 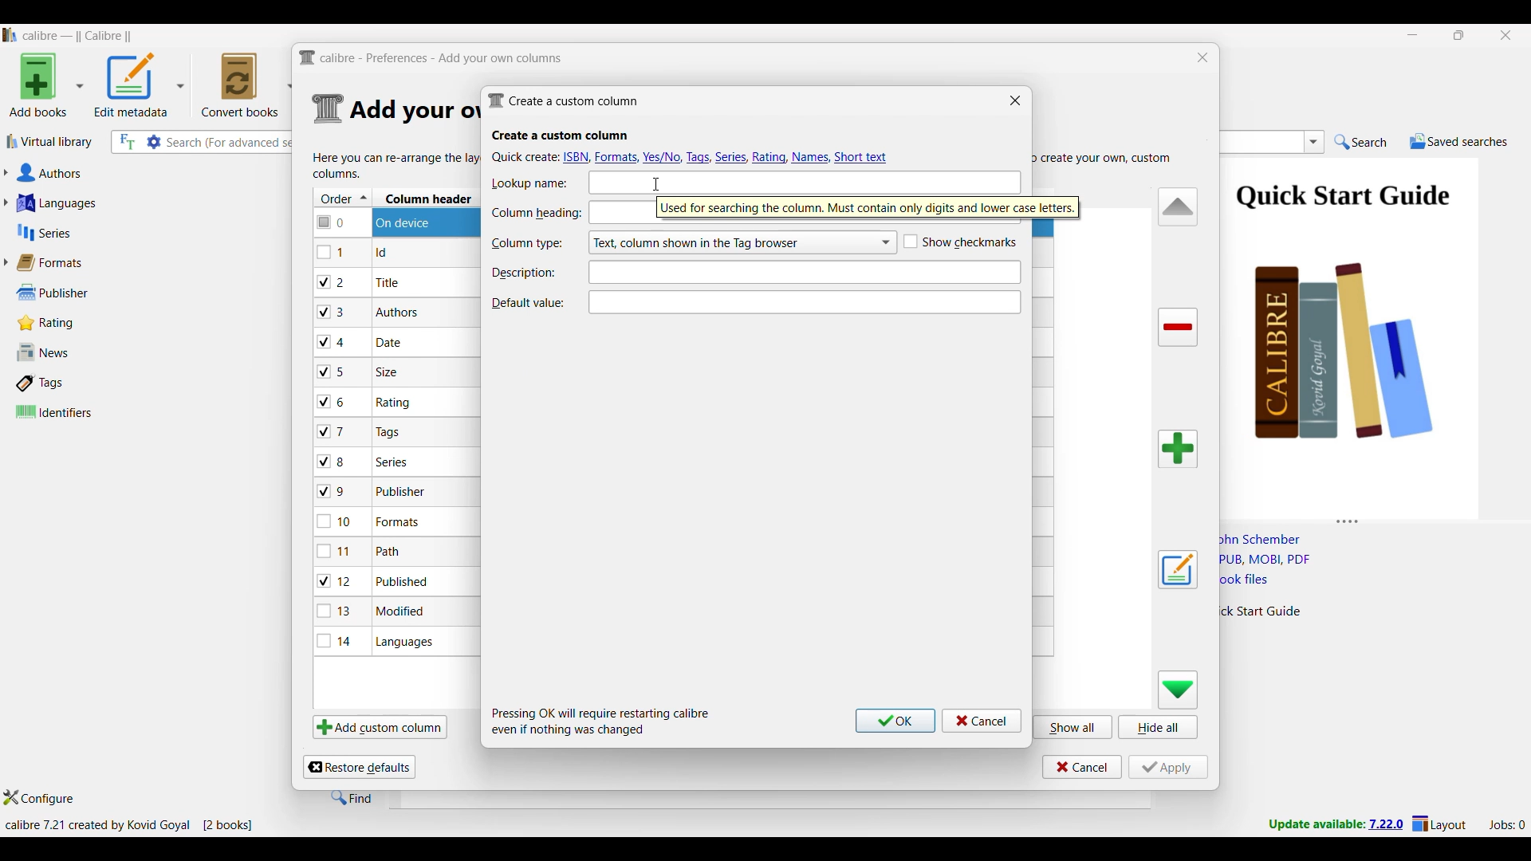 What do you see at coordinates (333, 431) in the screenshot?
I see `checkbox - 7` at bounding box center [333, 431].